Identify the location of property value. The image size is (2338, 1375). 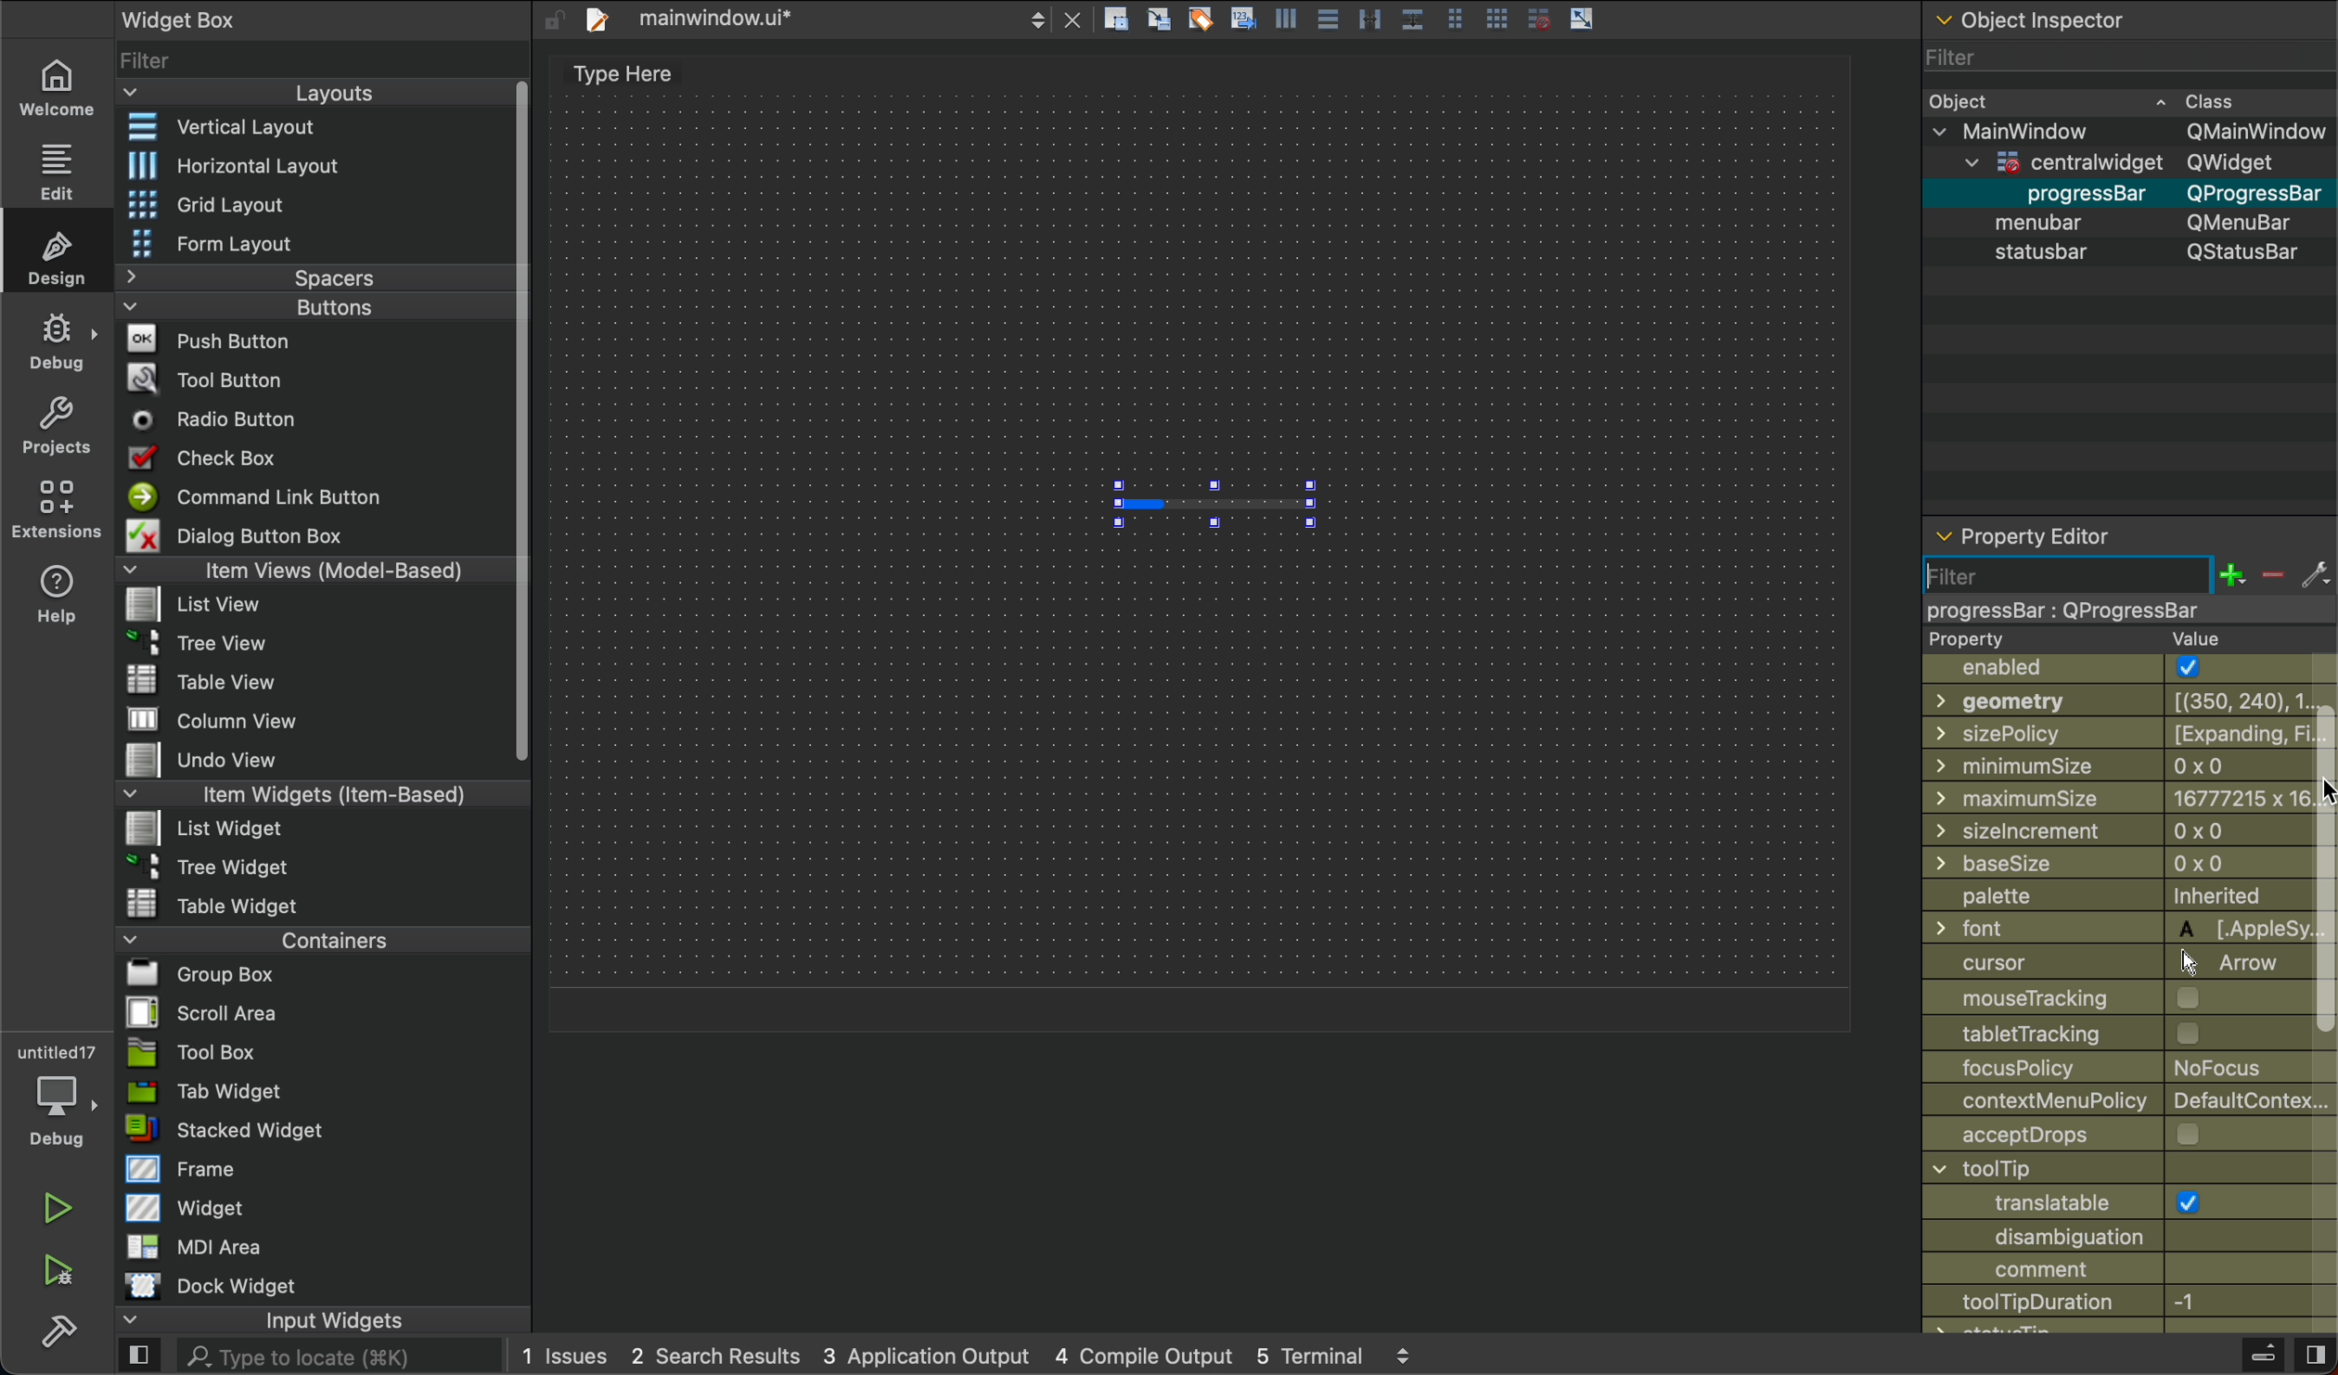
(2097, 640).